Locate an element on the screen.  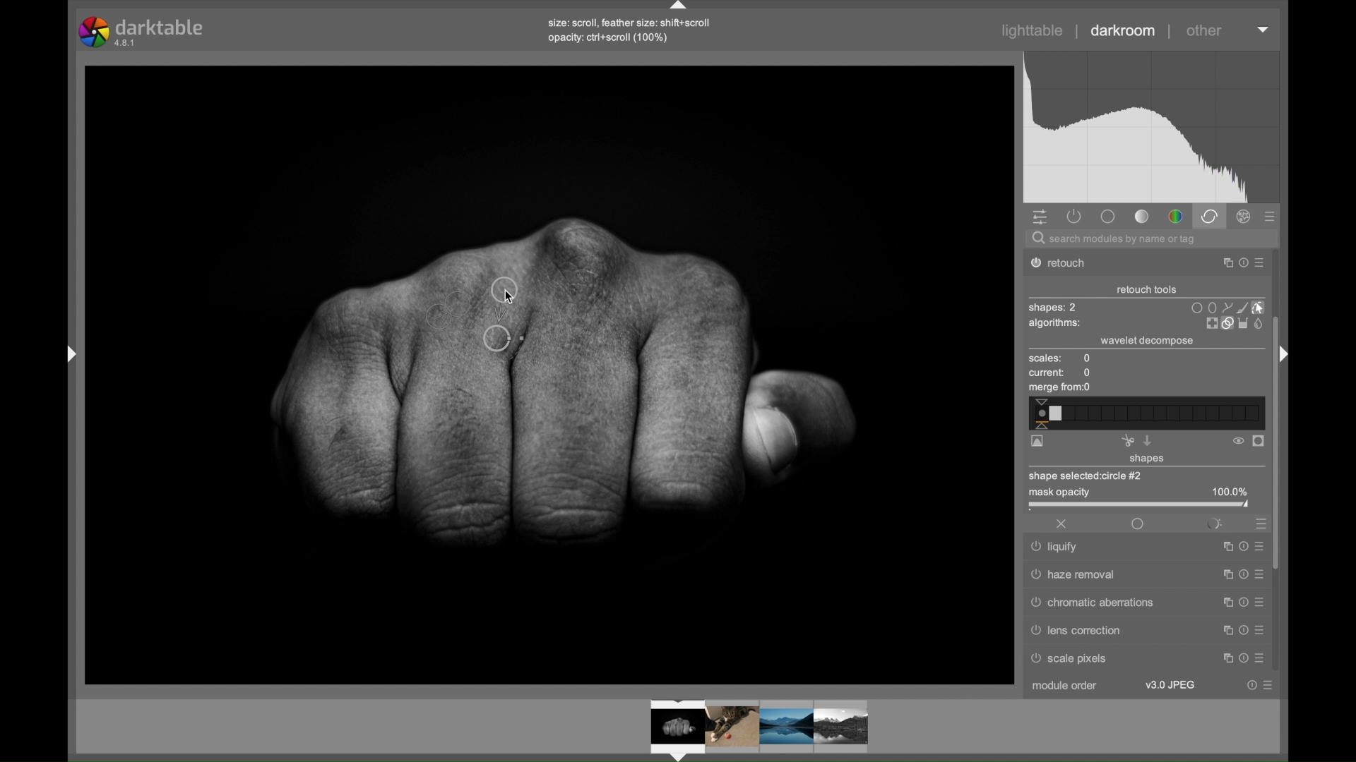
wavelet decompose is located at coordinates (1147, 341).